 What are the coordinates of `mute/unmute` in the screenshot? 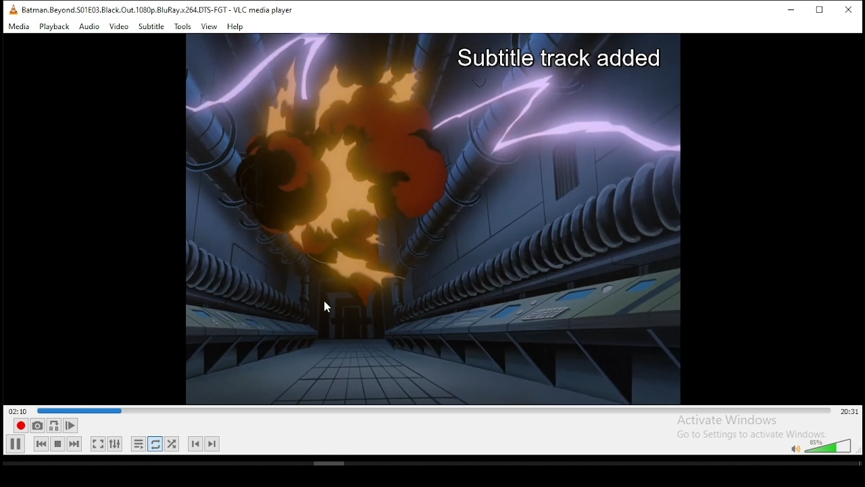 It's located at (795, 448).